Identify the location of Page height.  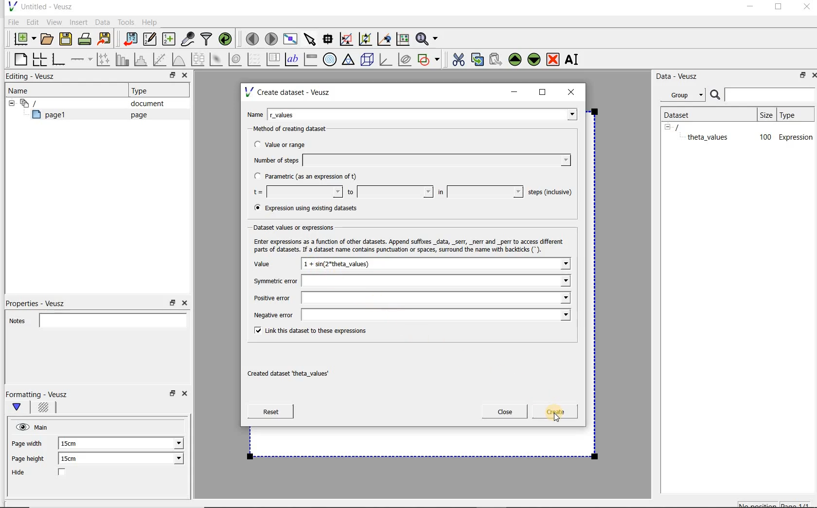
(31, 460).